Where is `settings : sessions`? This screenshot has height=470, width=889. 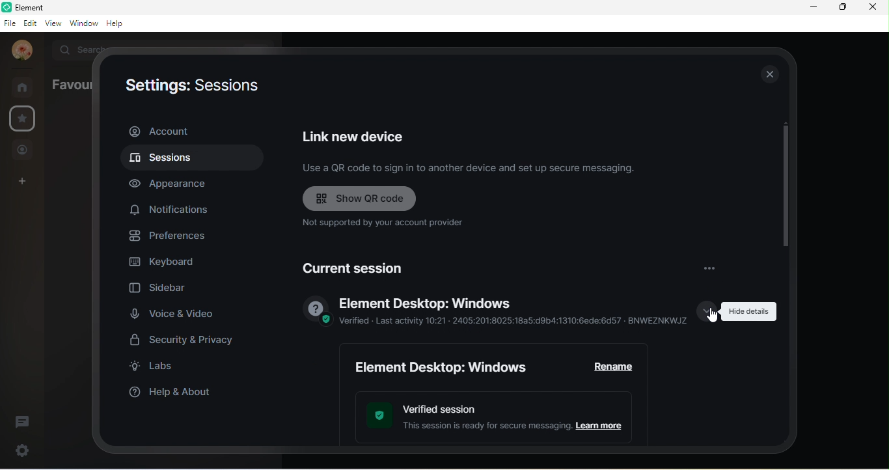
settings : sessions is located at coordinates (190, 87).